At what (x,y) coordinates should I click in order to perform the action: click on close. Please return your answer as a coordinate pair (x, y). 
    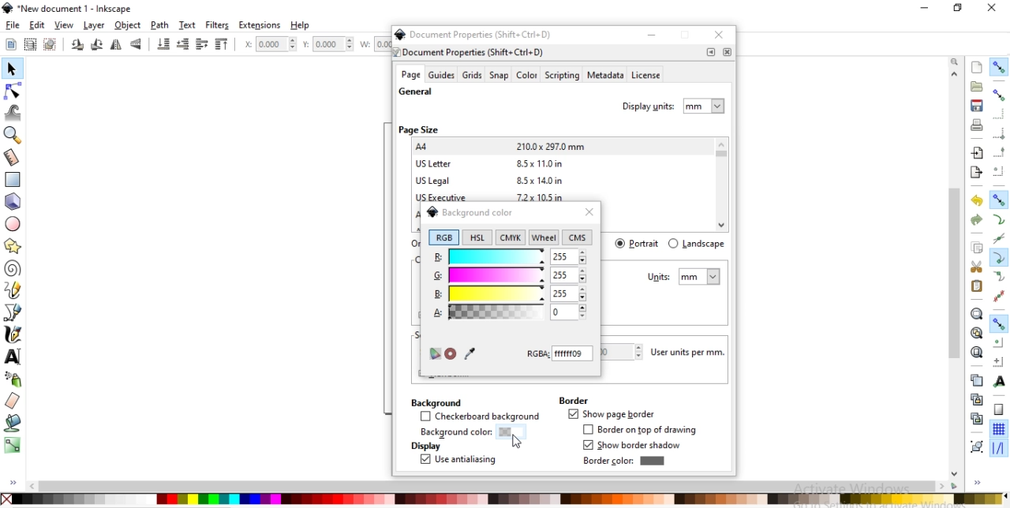
    Looking at the image, I should click on (727, 52).